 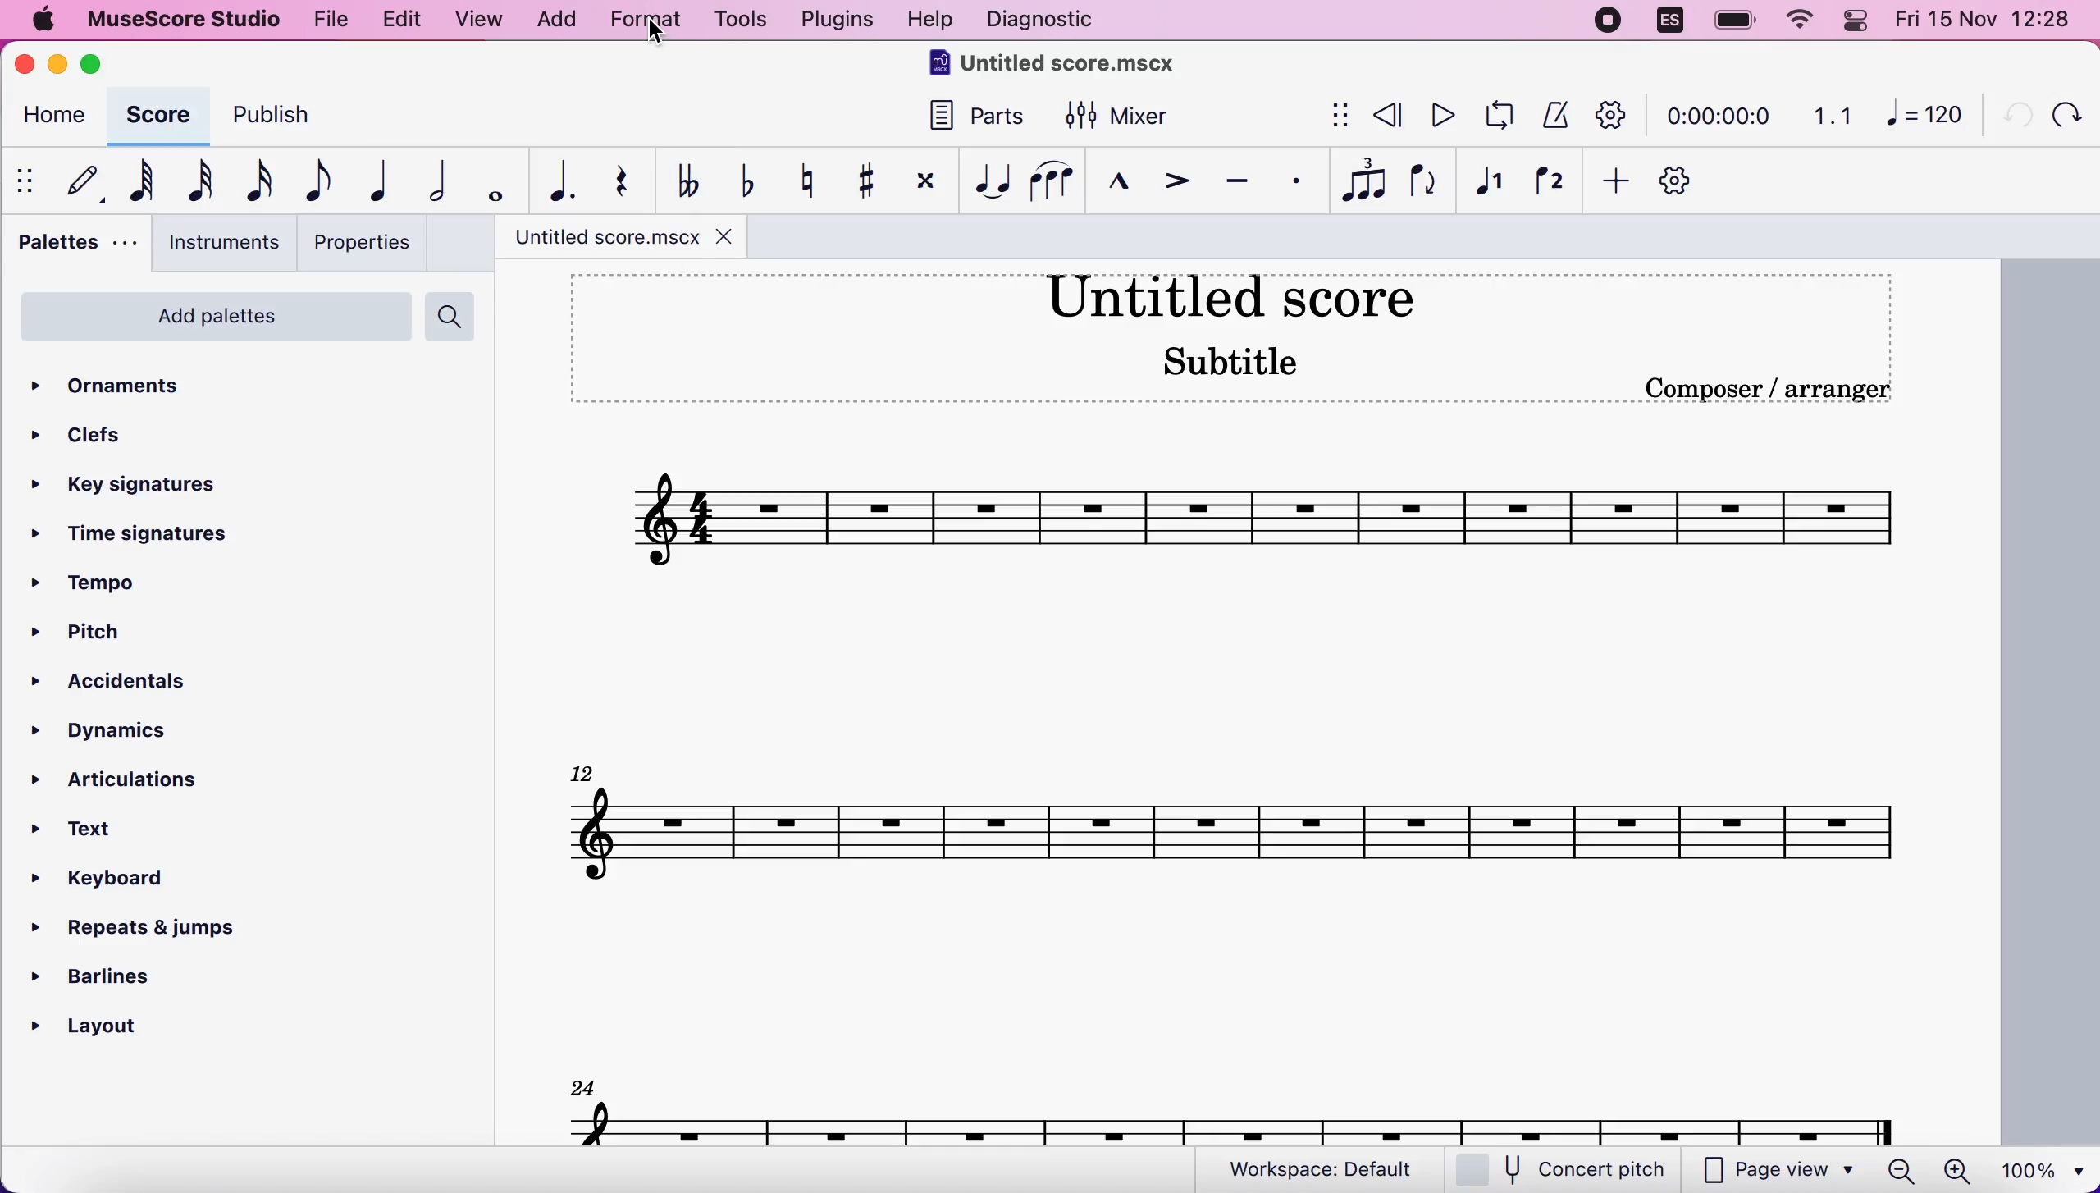 I want to click on instruments, so click(x=218, y=243).